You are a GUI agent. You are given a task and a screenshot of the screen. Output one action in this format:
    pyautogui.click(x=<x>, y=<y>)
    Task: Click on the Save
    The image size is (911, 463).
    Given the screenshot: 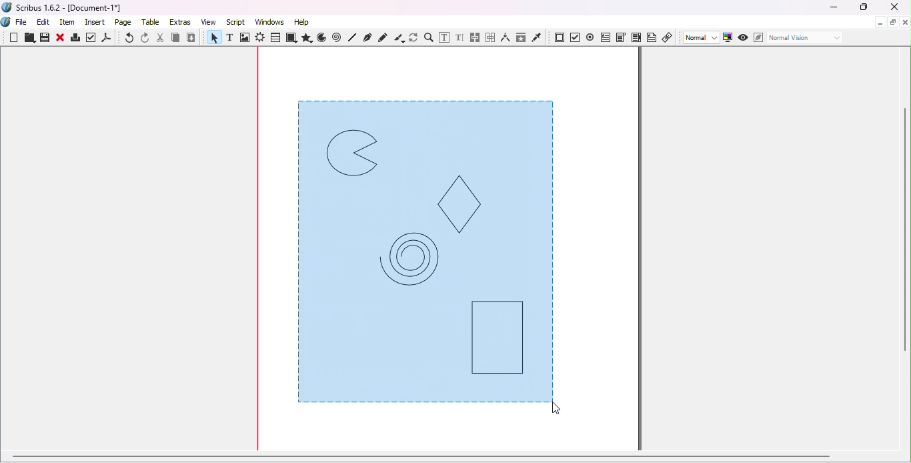 What is the action you would take?
    pyautogui.click(x=43, y=38)
    